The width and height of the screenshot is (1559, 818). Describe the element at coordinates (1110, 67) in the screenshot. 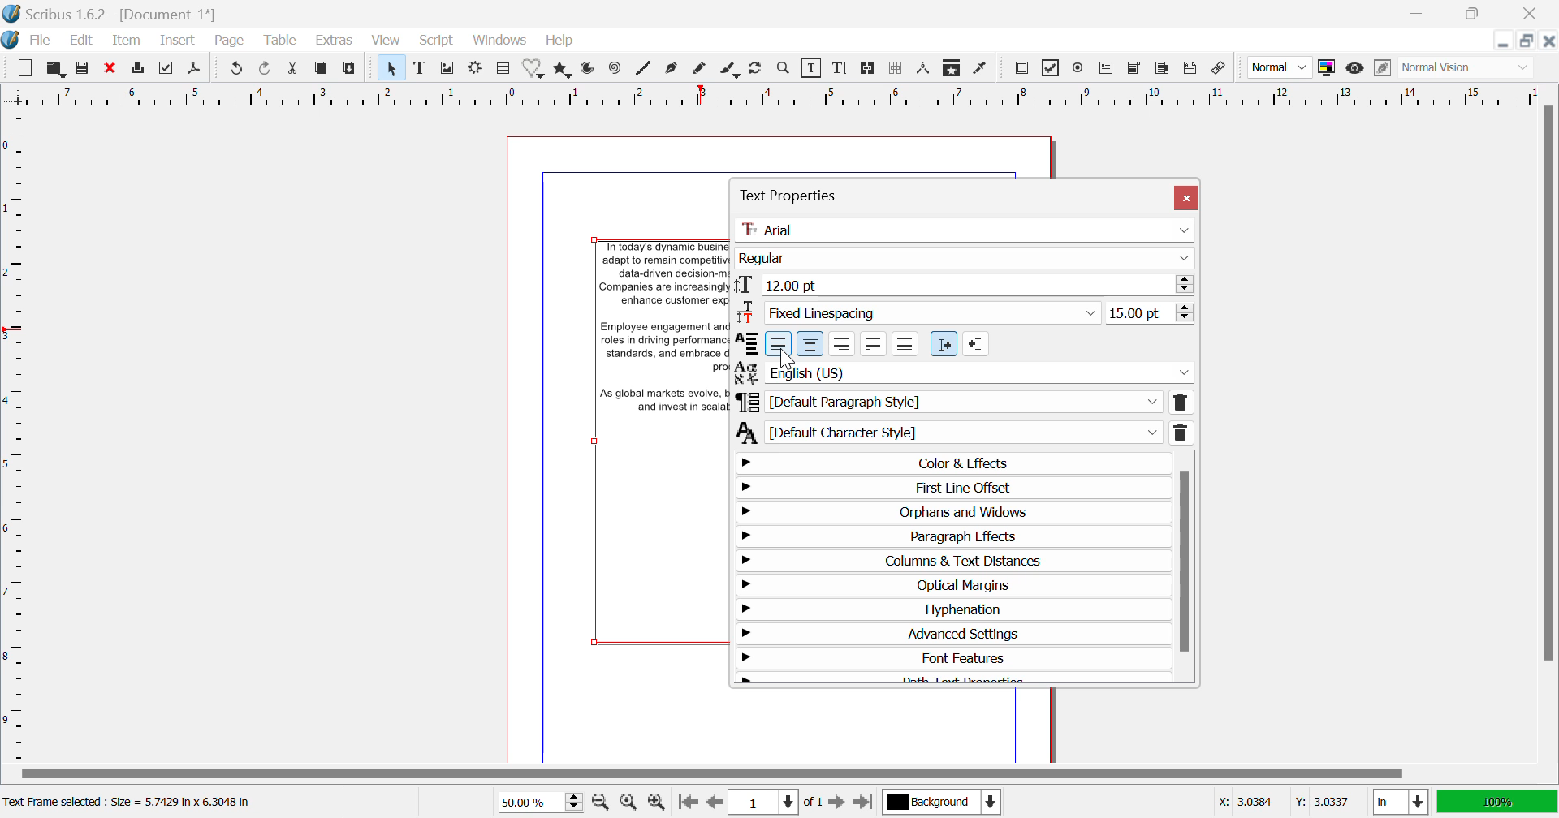

I see `Pdf Text Field` at that location.